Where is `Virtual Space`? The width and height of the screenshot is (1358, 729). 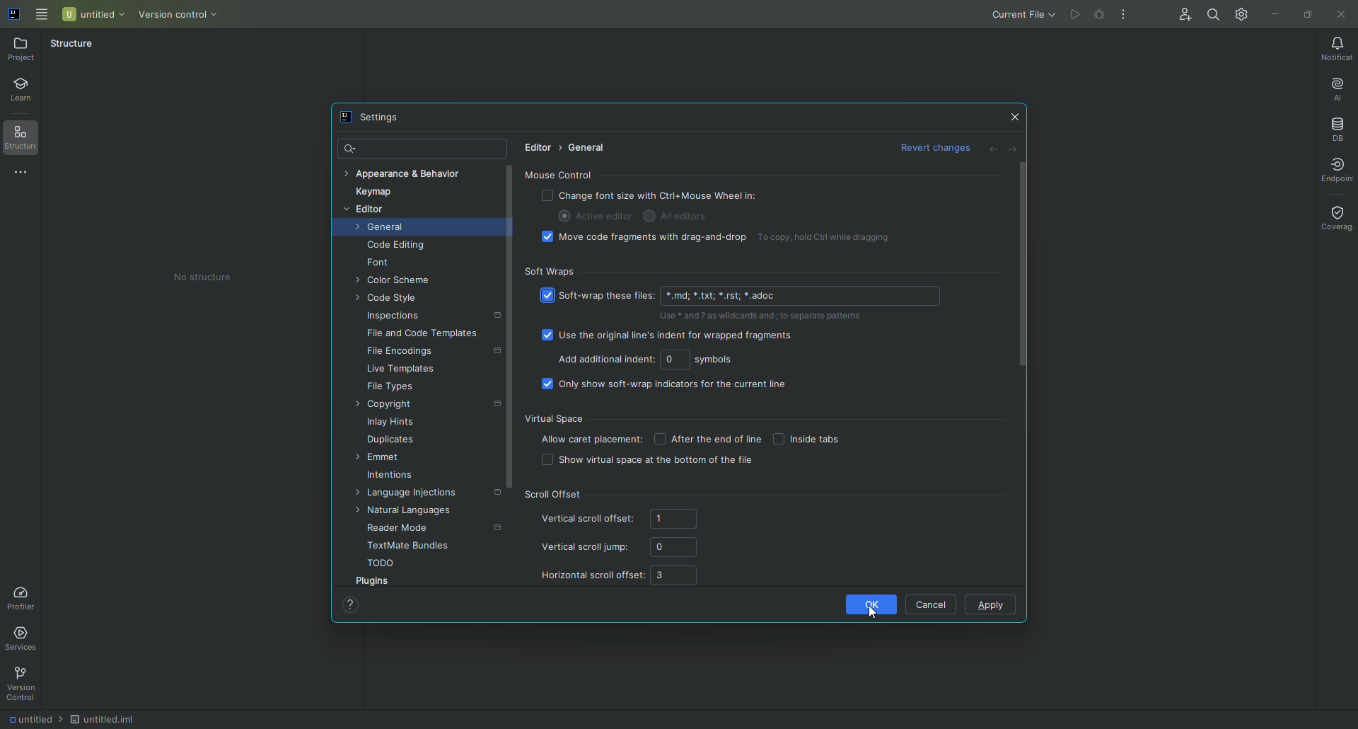 Virtual Space is located at coordinates (721, 440).